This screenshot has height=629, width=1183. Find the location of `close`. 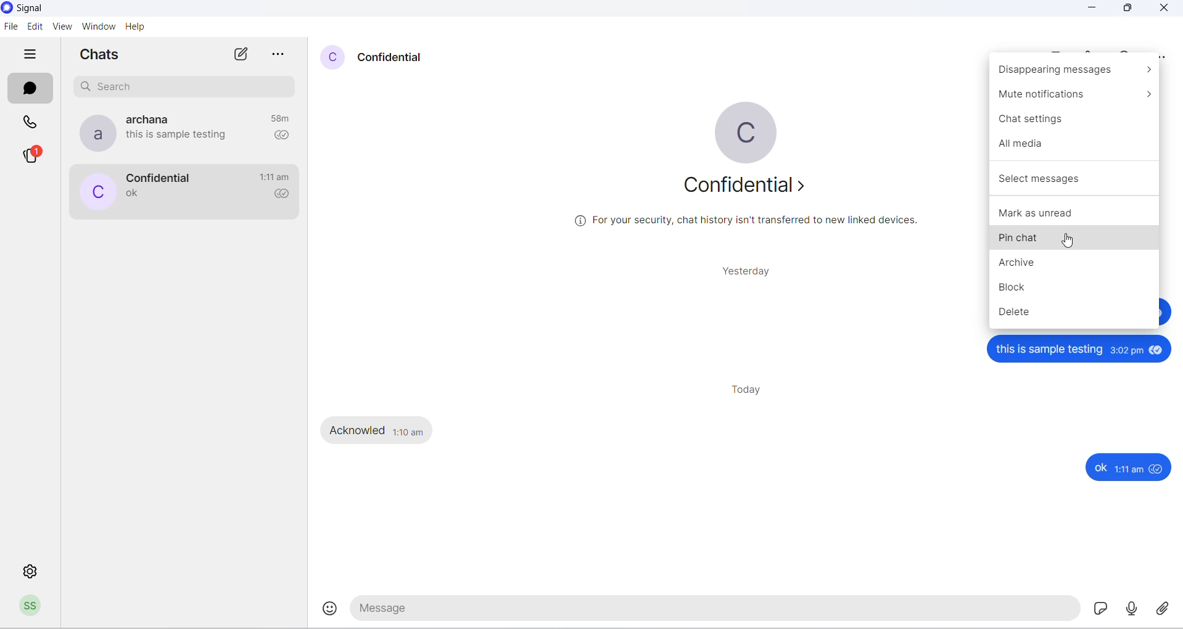

close is located at coordinates (1163, 10).